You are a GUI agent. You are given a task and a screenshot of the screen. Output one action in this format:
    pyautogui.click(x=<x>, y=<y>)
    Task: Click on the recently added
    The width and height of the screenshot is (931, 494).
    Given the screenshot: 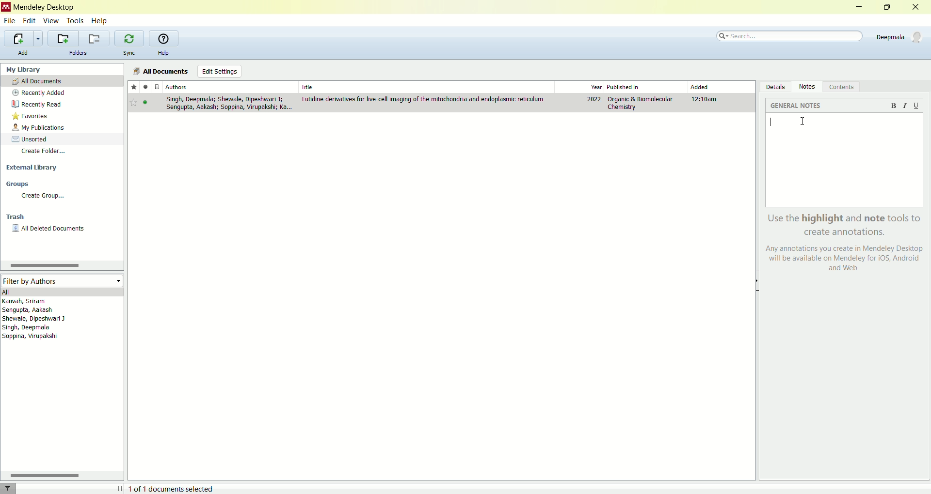 What is the action you would take?
    pyautogui.click(x=61, y=93)
    